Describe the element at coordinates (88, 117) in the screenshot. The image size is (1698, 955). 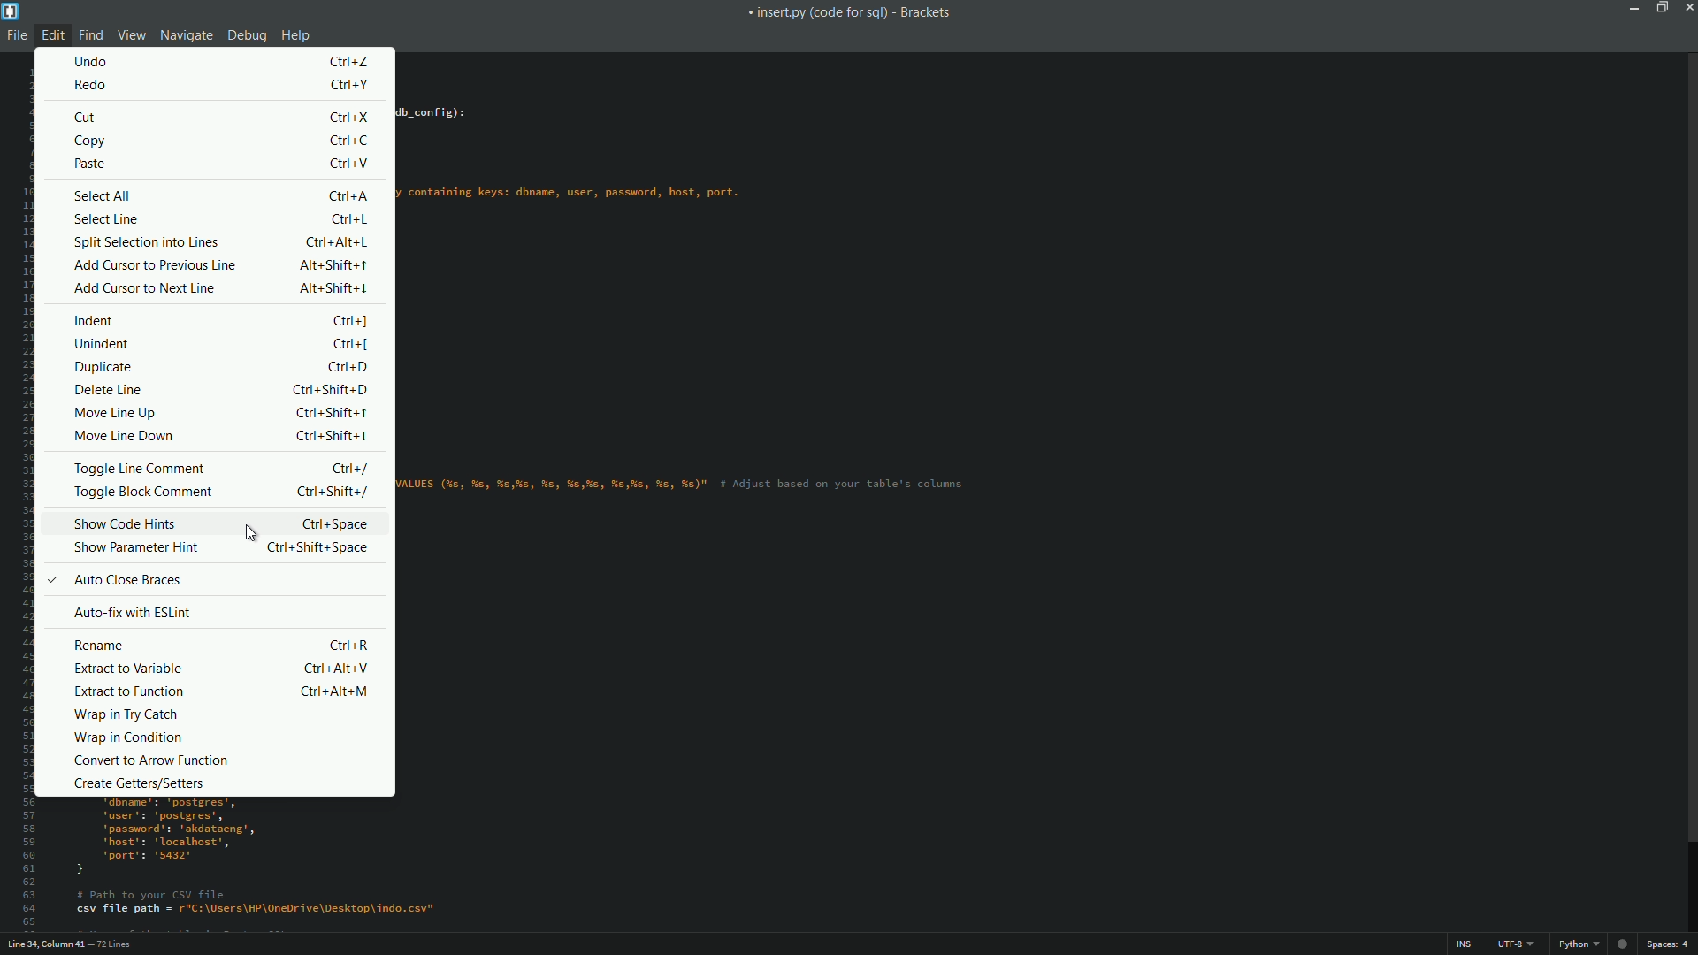
I see `cut` at that location.